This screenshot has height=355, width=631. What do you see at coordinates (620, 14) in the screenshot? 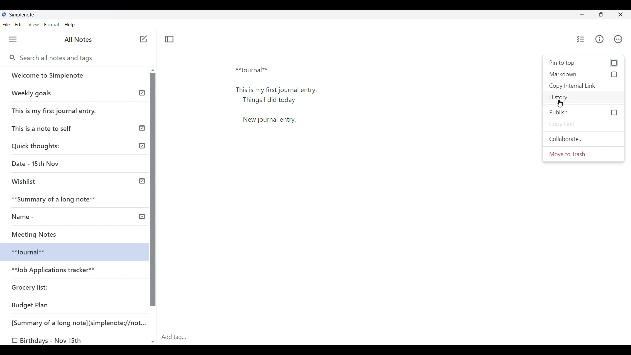
I see `Close interface` at bounding box center [620, 14].